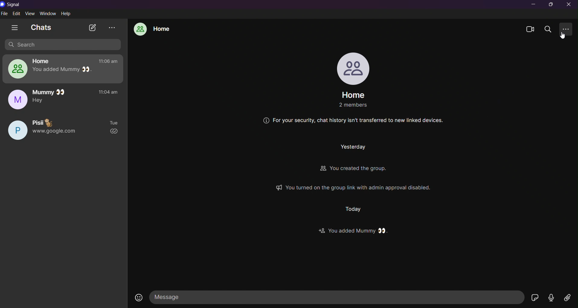 The width and height of the screenshot is (578, 308). I want to click on view, so click(31, 14).